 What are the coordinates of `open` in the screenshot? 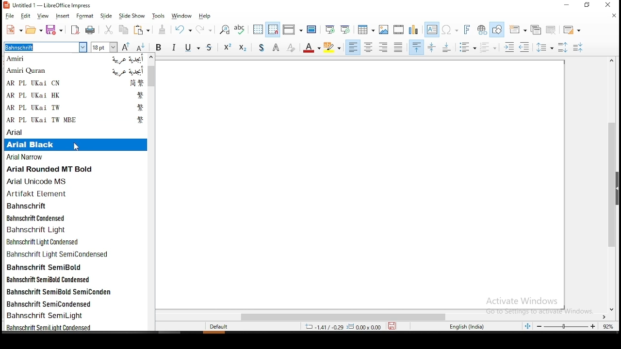 It's located at (34, 29).